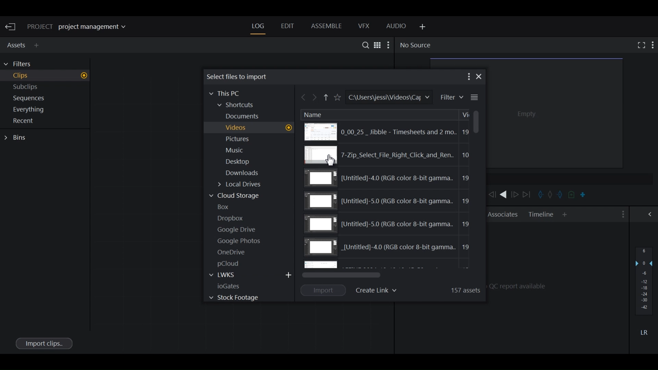 The width and height of the screenshot is (658, 370). Describe the element at coordinates (326, 26) in the screenshot. I see `Assemble` at that location.